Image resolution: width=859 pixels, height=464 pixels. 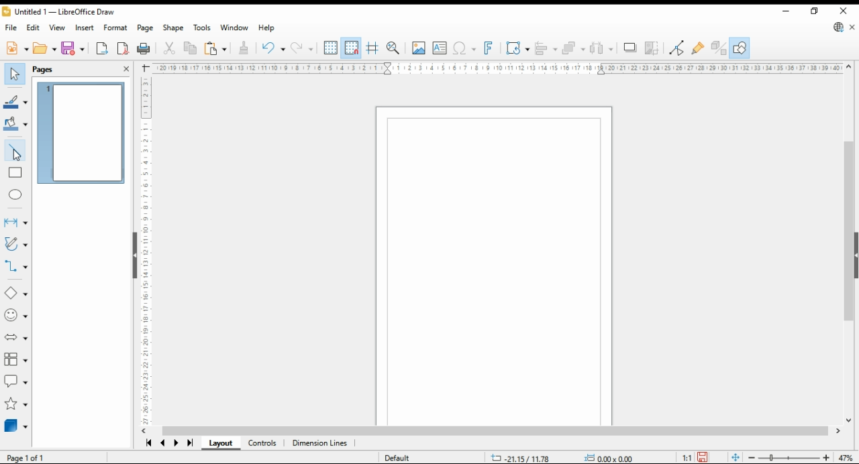 What do you see at coordinates (652, 48) in the screenshot?
I see `crop` at bounding box center [652, 48].